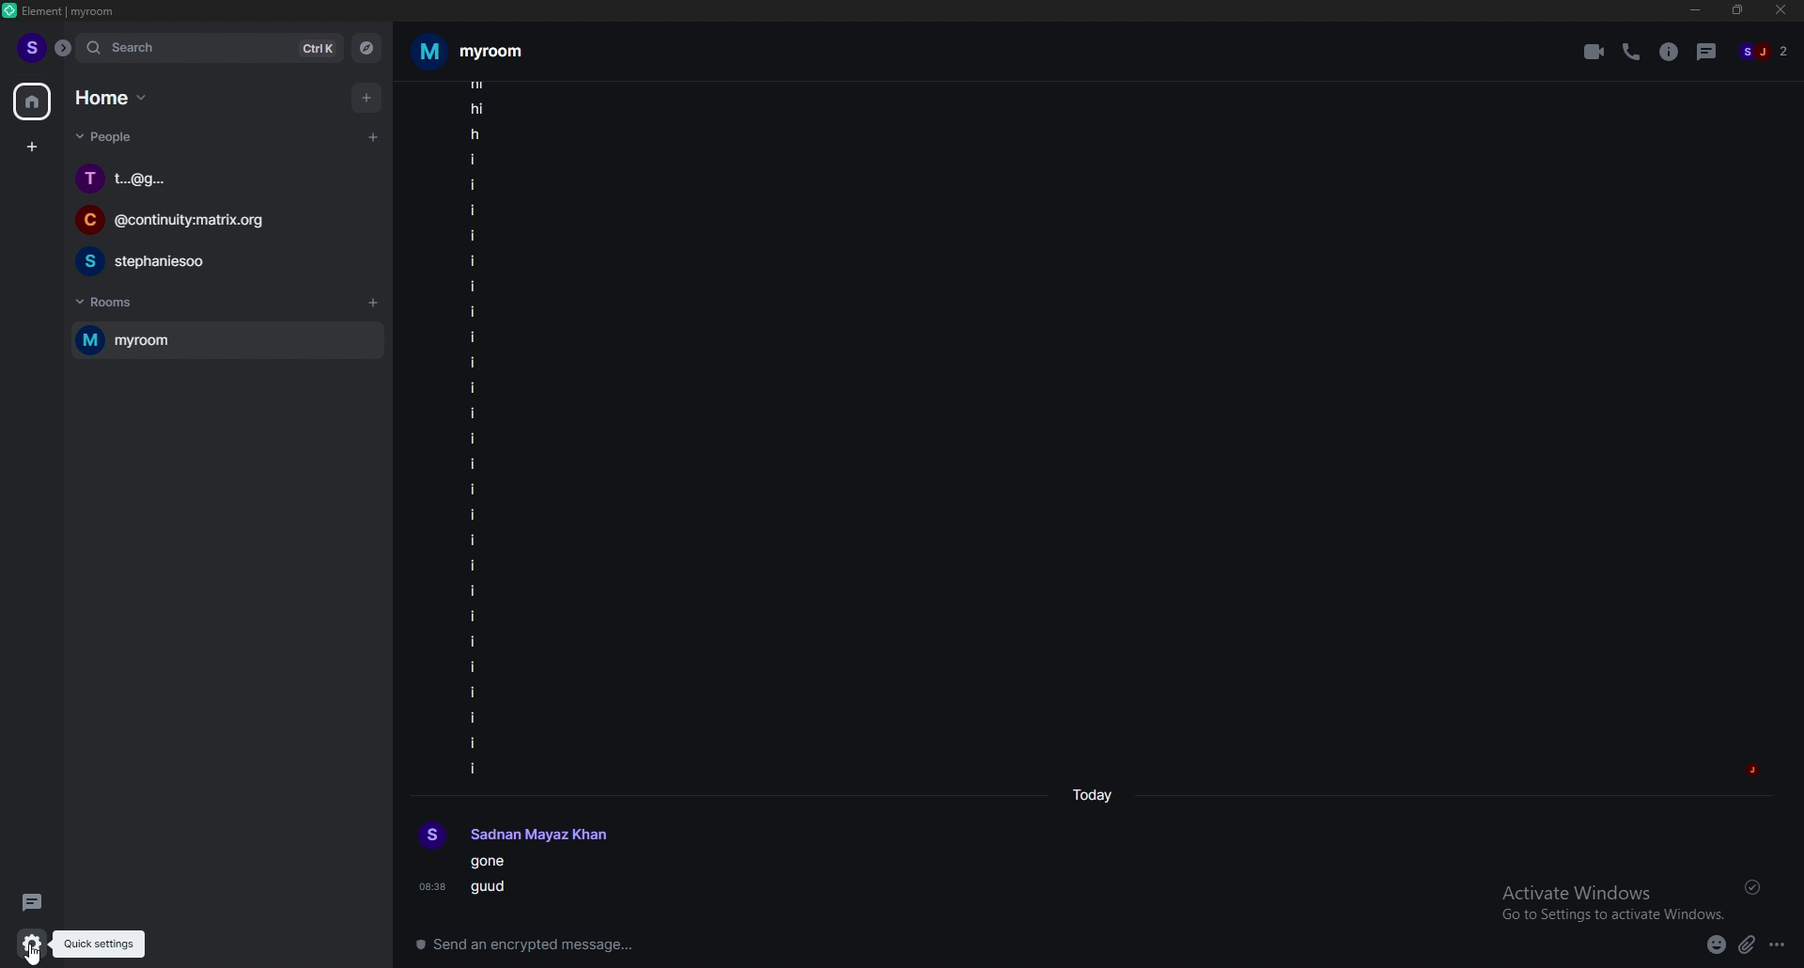  What do you see at coordinates (113, 99) in the screenshot?
I see `home` at bounding box center [113, 99].